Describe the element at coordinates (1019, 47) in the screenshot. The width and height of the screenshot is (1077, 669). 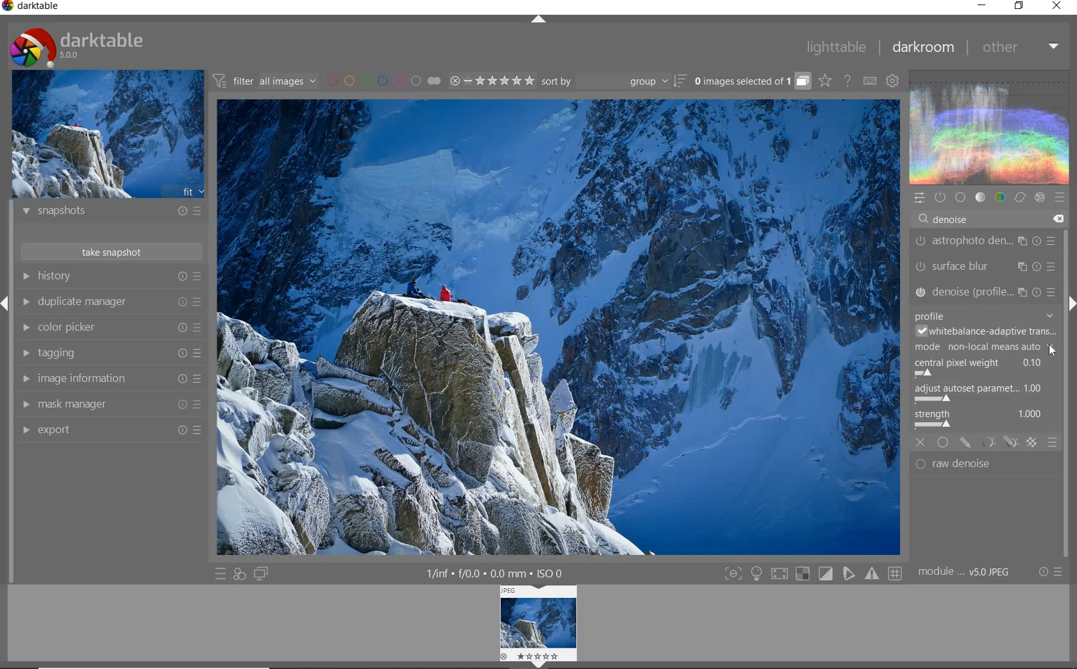
I see `other` at that location.